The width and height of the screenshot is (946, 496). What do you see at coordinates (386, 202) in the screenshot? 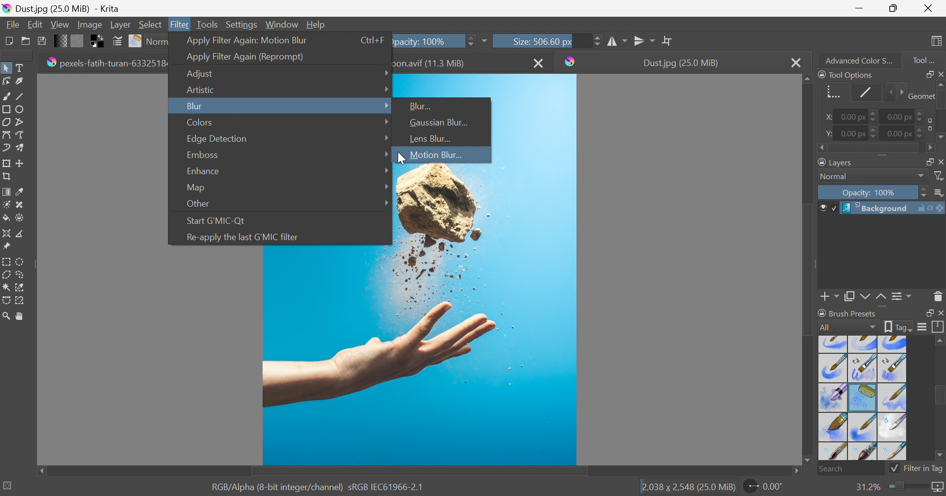
I see `Drop Down` at bounding box center [386, 202].